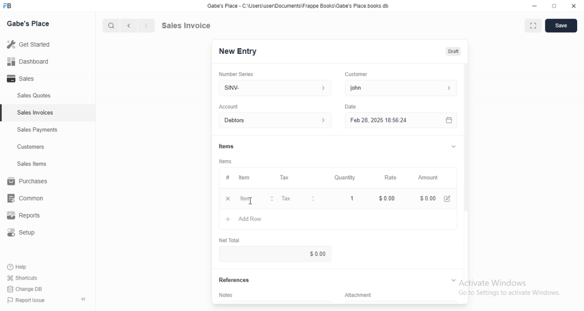 The image size is (584, 311). Describe the element at coordinates (453, 280) in the screenshot. I see `collapse` at that location.